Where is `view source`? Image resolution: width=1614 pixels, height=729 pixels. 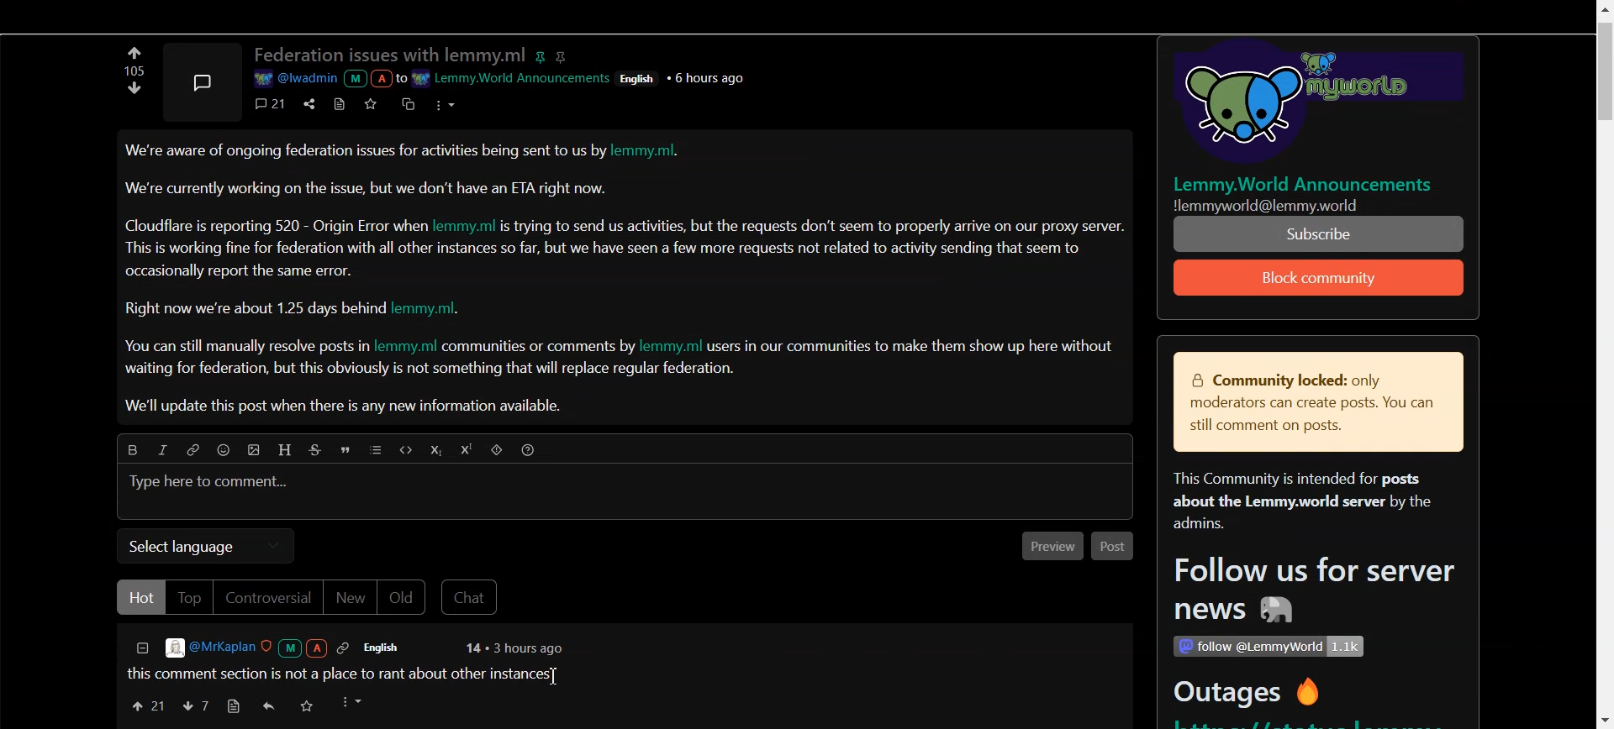
view source is located at coordinates (340, 103).